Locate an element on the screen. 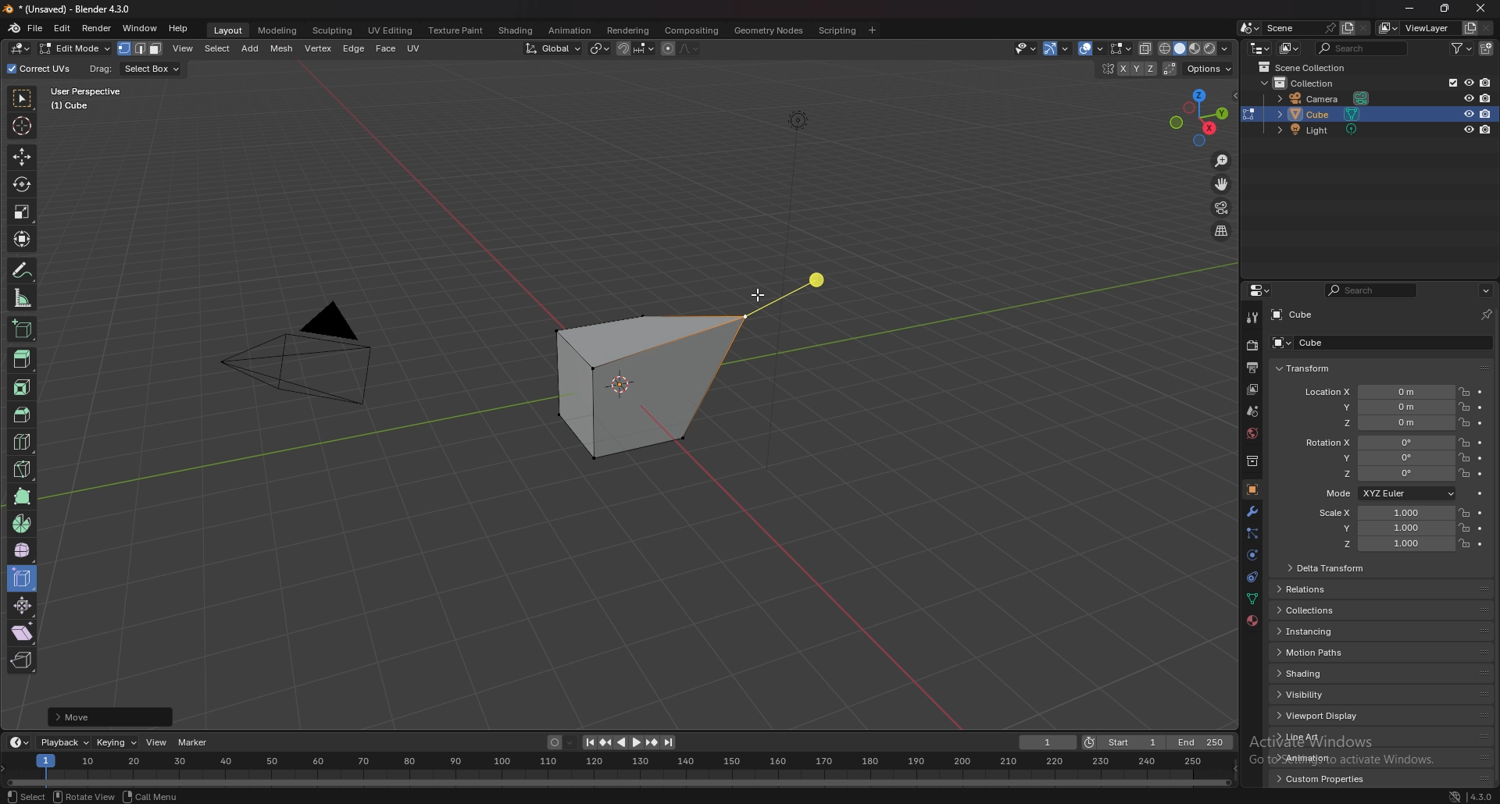 This screenshot has width=1500, height=804. minimize is located at coordinates (1409, 9).